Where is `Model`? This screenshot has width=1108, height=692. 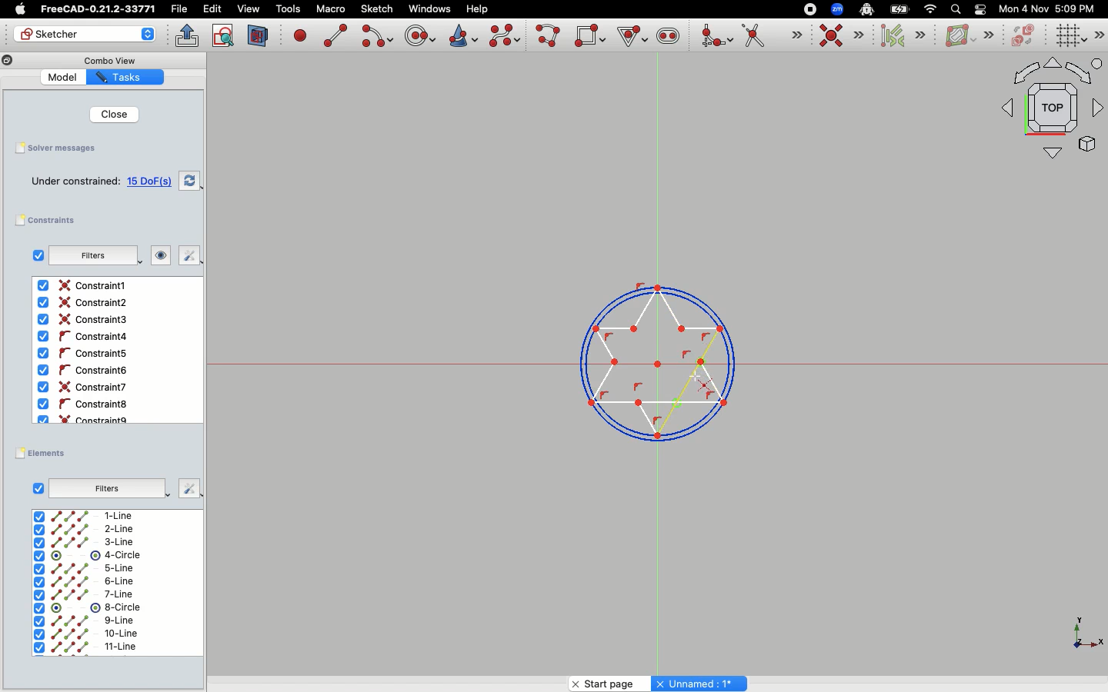 Model is located at coordinates (61, 76).